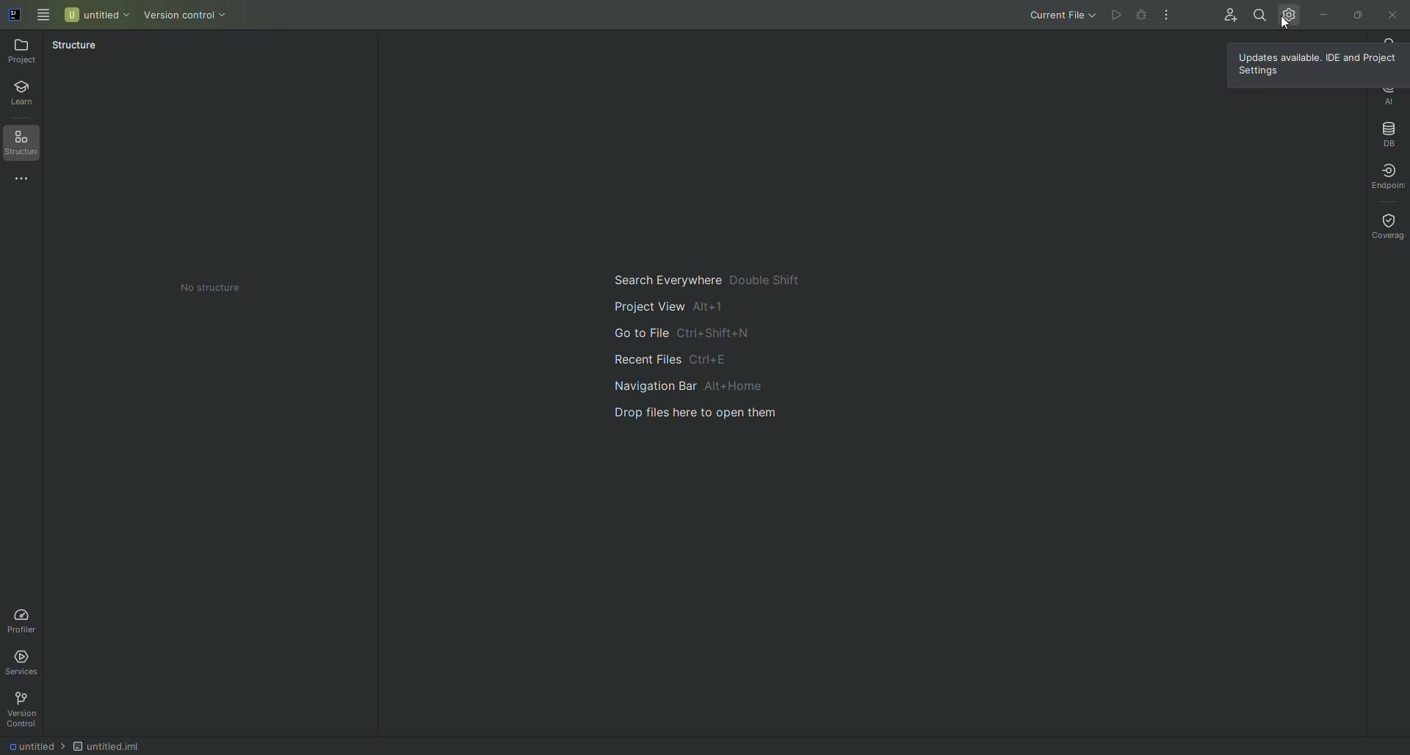  I want to click on Main Menu, so click(44, 13).